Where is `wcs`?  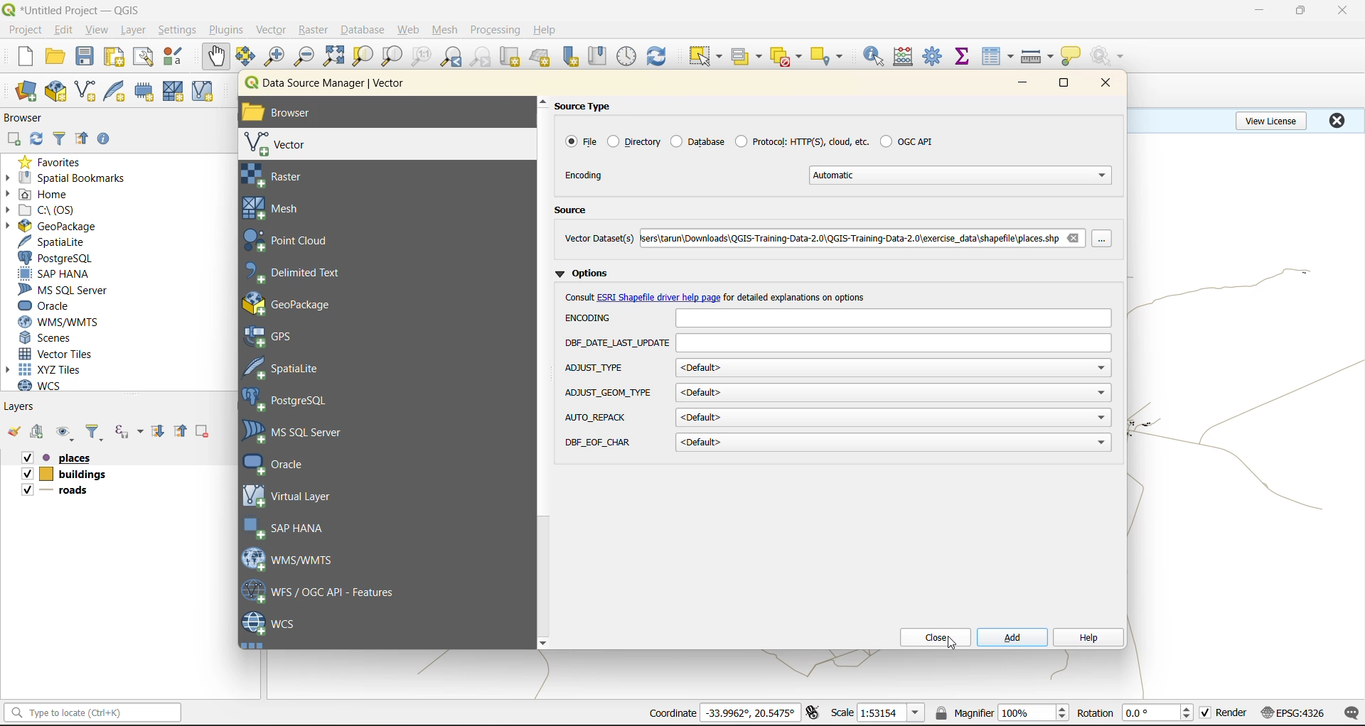 wcs is located at coordinates (270, 624).